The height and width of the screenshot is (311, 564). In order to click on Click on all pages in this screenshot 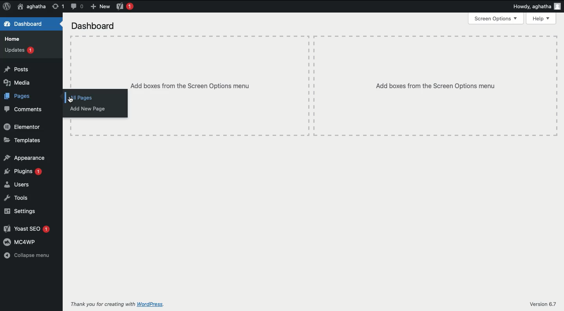, I will do `click(85, 98)`.